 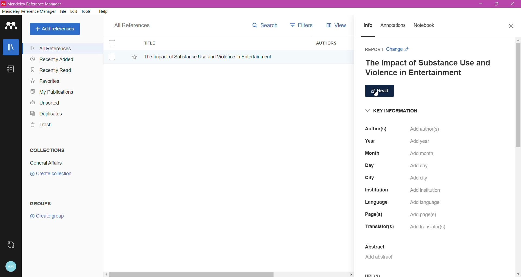 I want to click on Horizontal Scroll Bar, so click(x=228, y=274).